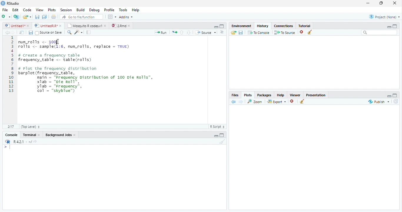  I want to click on | Mosquito R codesv1, so click(87, 26).